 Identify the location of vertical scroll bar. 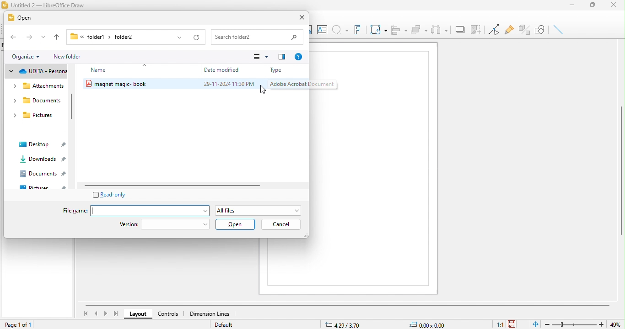
(621, 172).